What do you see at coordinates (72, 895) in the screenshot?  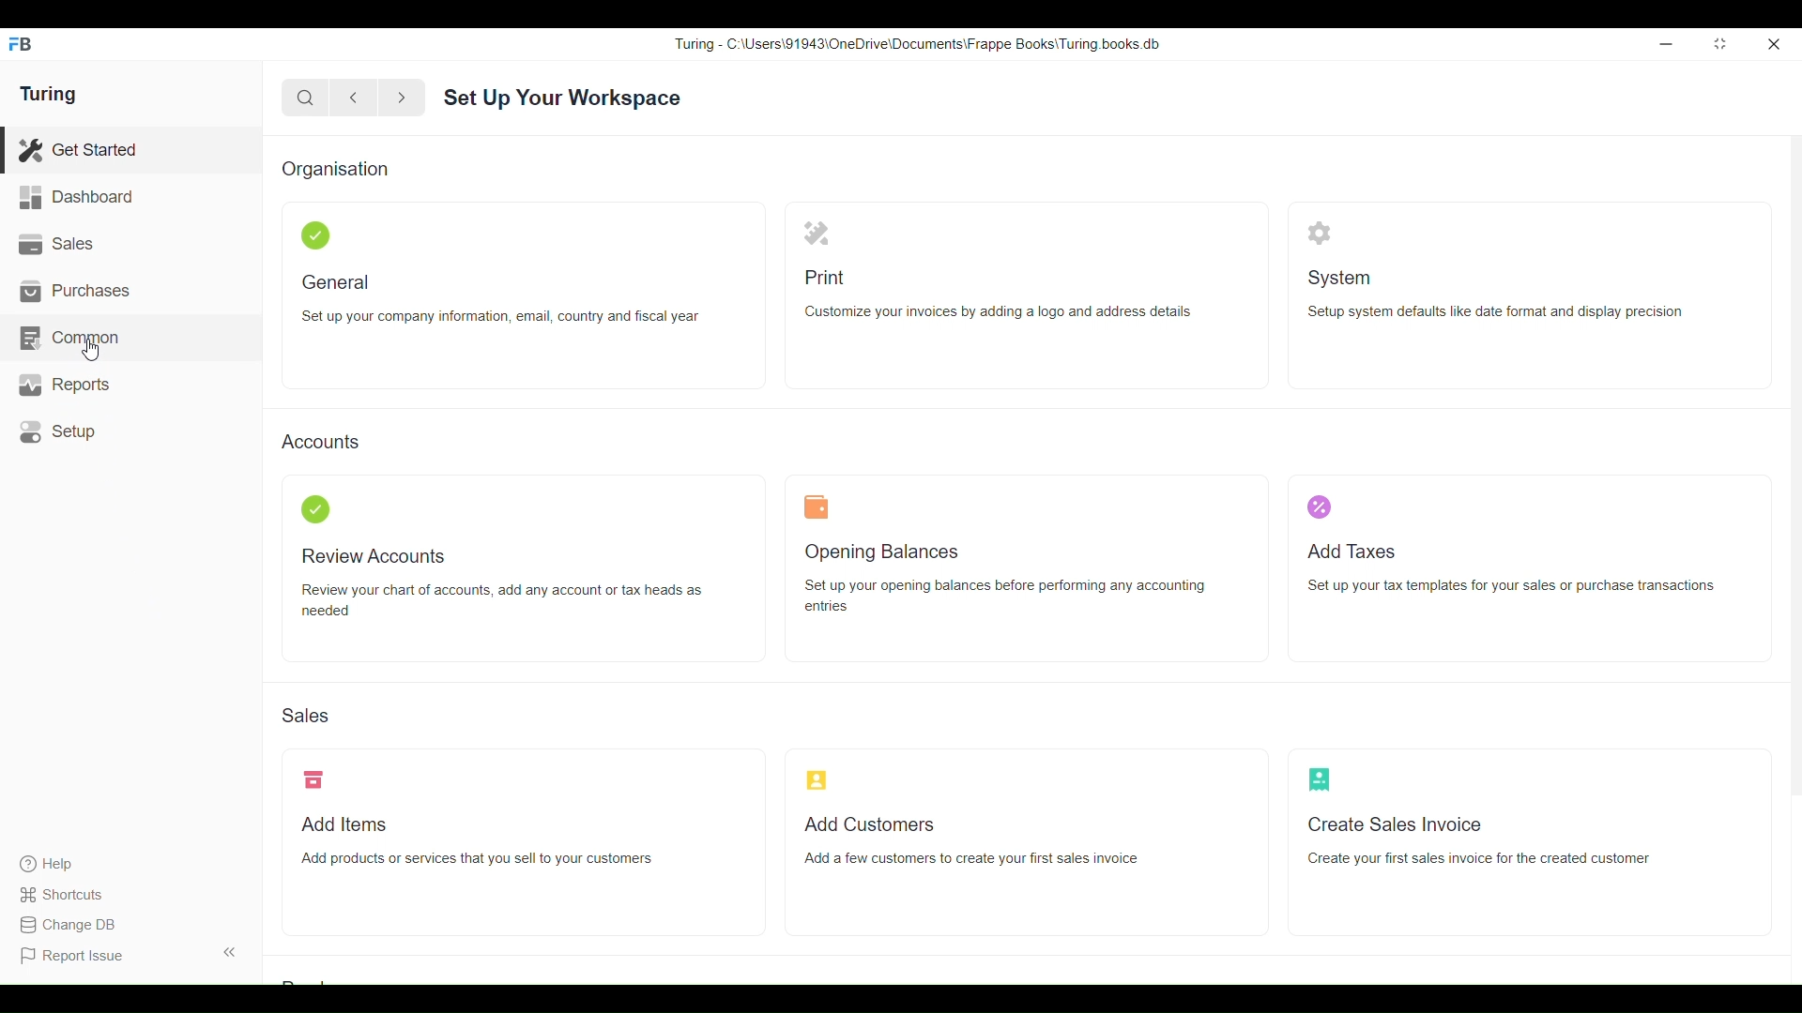 I see `Shortcuts` at bounding box center [72, 895].